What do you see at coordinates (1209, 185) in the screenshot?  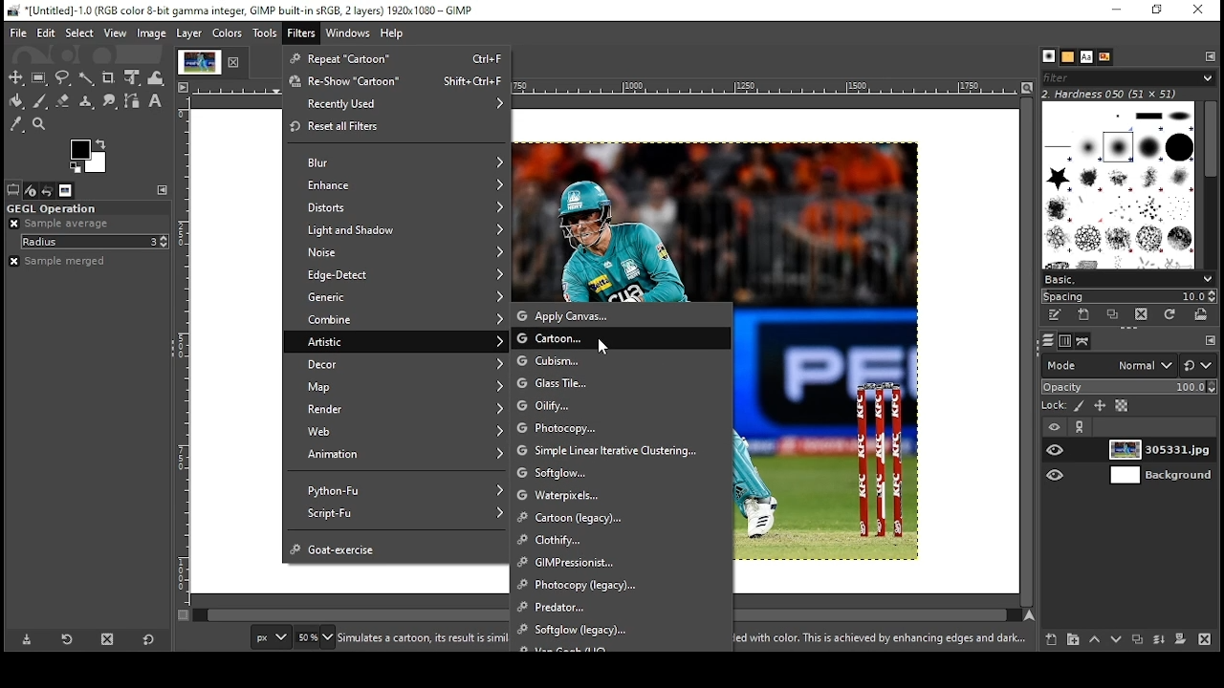 I see `scroll bar` at bounding box center [1209, 185].